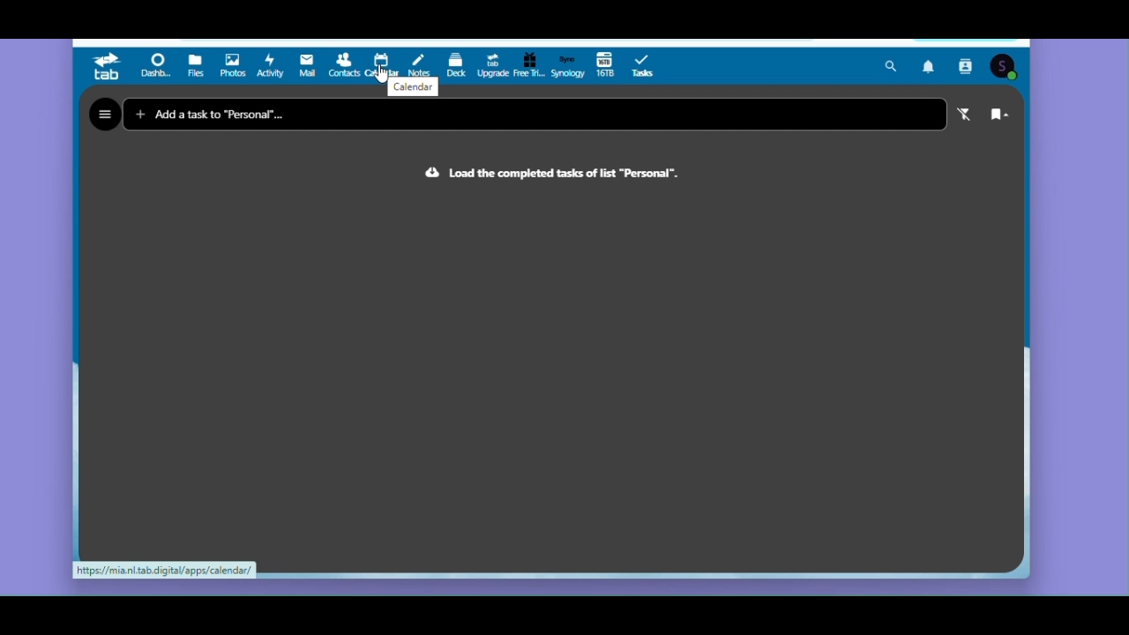  I want to click on Active filter, so click(961, 116).